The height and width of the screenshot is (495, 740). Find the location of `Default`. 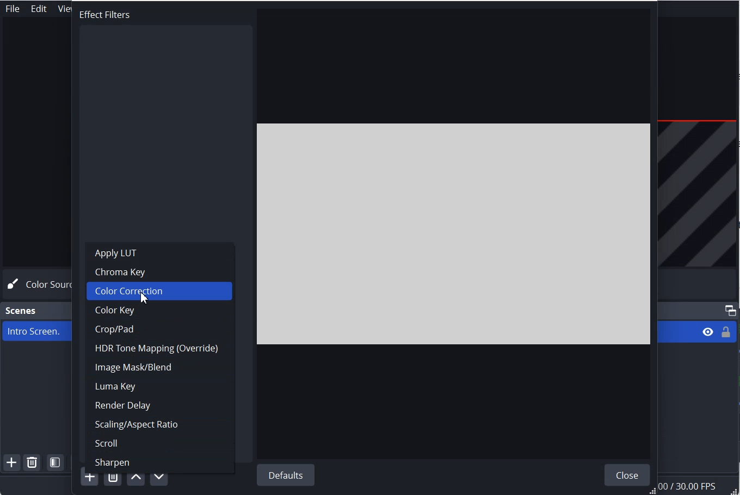

Default is located at coordinates (286, 475).